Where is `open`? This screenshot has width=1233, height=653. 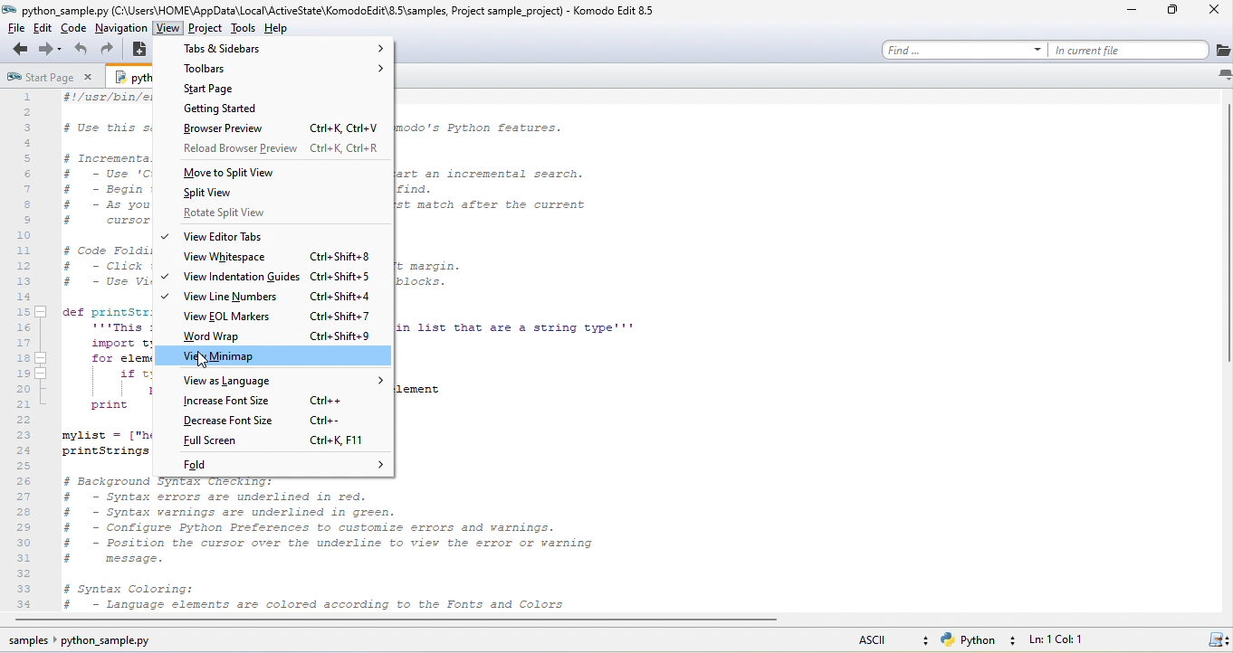
open is located at coordinates (161, 52).